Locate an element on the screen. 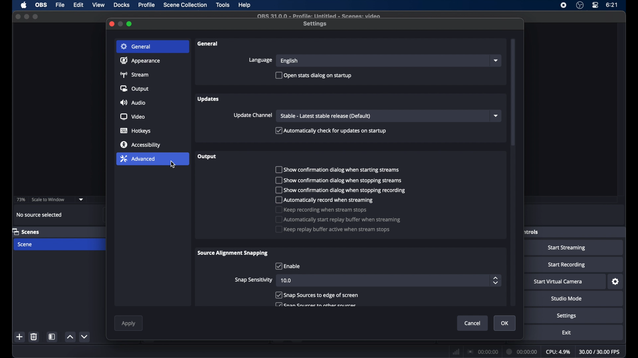  delete is located at coordinates (34, 336).